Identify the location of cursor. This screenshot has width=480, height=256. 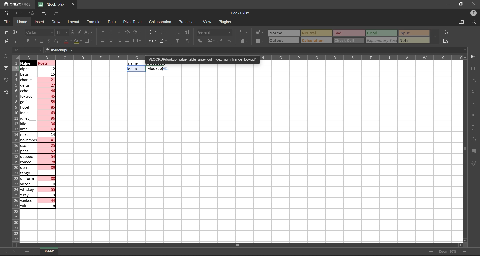
(26, 64).